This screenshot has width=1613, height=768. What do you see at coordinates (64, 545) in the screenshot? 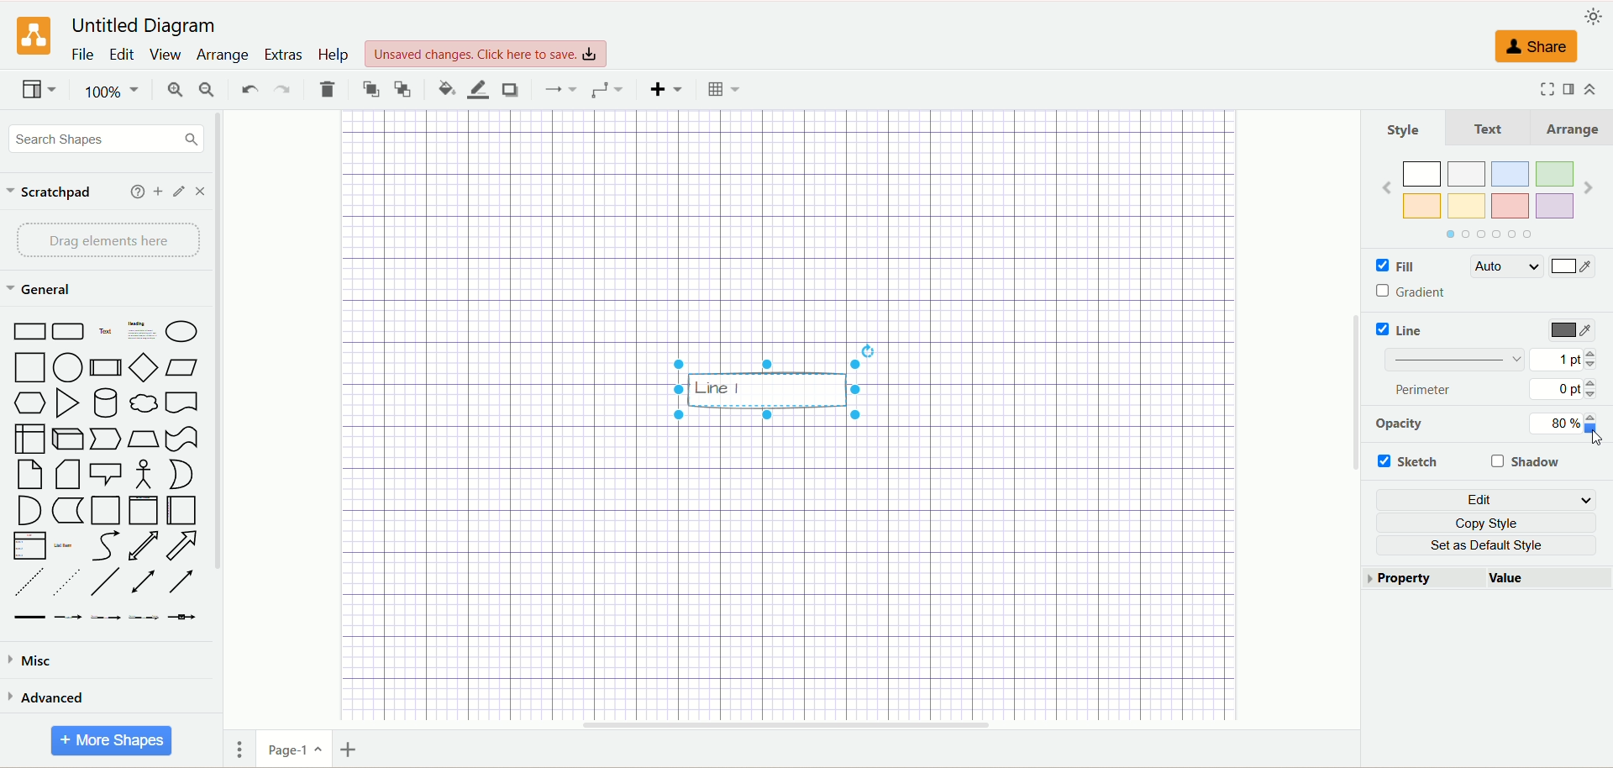
I see `List item` at bounding box center [64, 545].